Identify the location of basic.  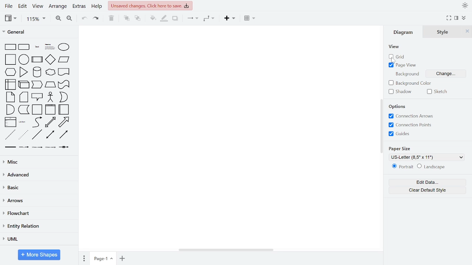
(38, 187).